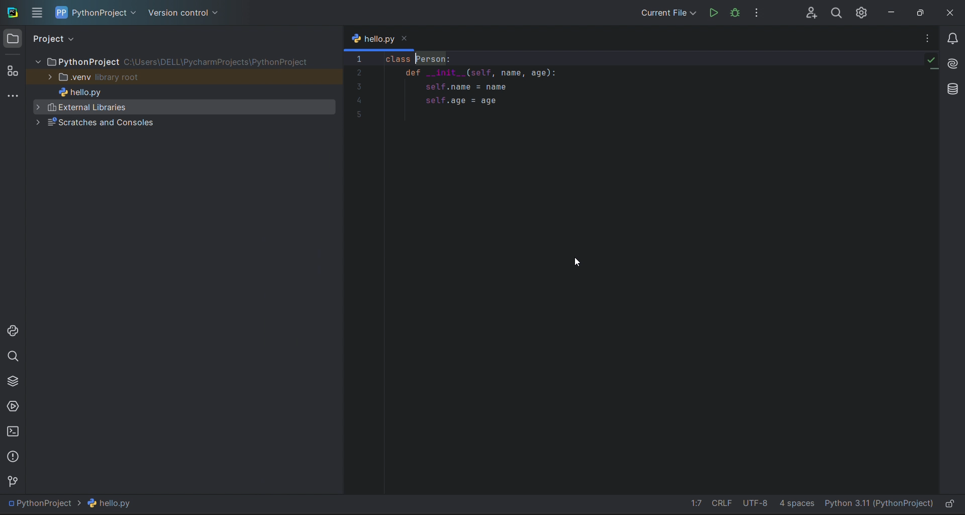 This screenshot has height=515, width=965. What do you see at coordinates (812, 13) in the screenshot?
I see `collab` at bounding box center [812, 13].